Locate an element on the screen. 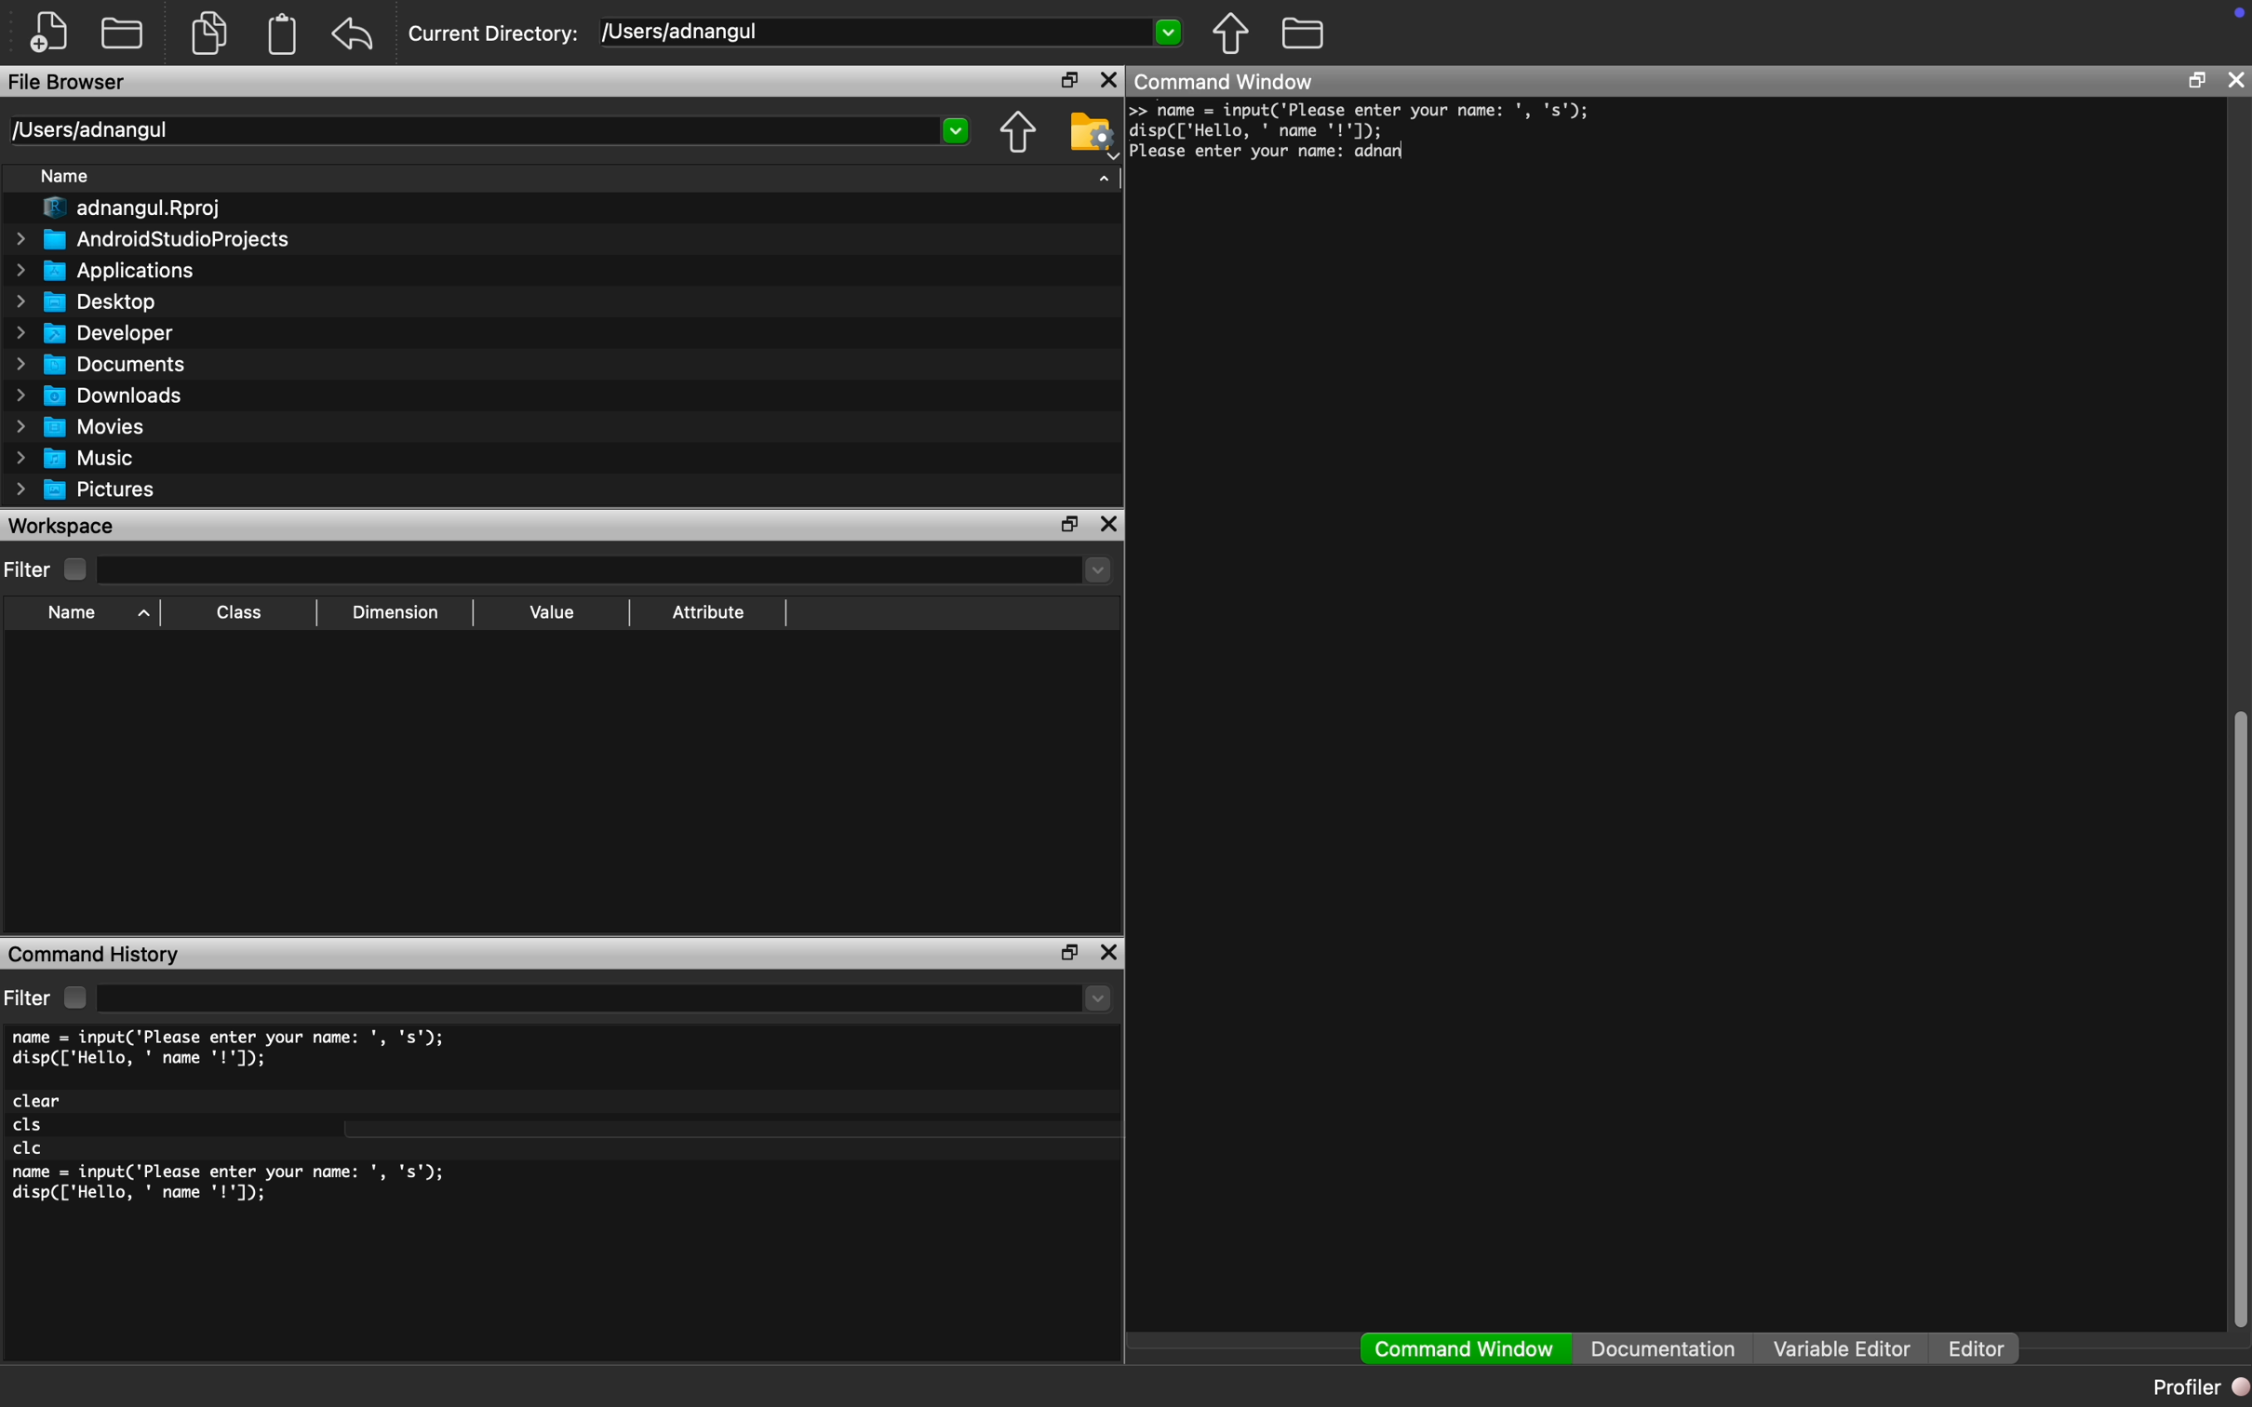  Previous file is located at coordinates (1018, 132).